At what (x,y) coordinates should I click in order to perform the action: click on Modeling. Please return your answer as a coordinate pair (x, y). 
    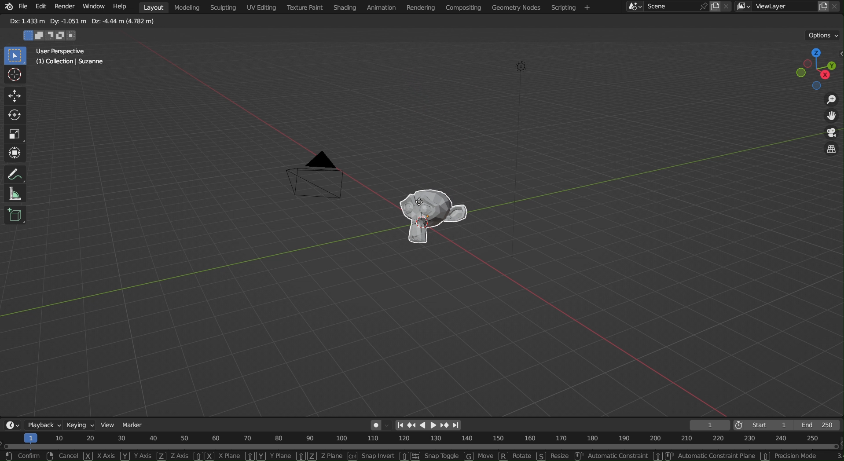
    Looking at the image, I should click on (186, 7).